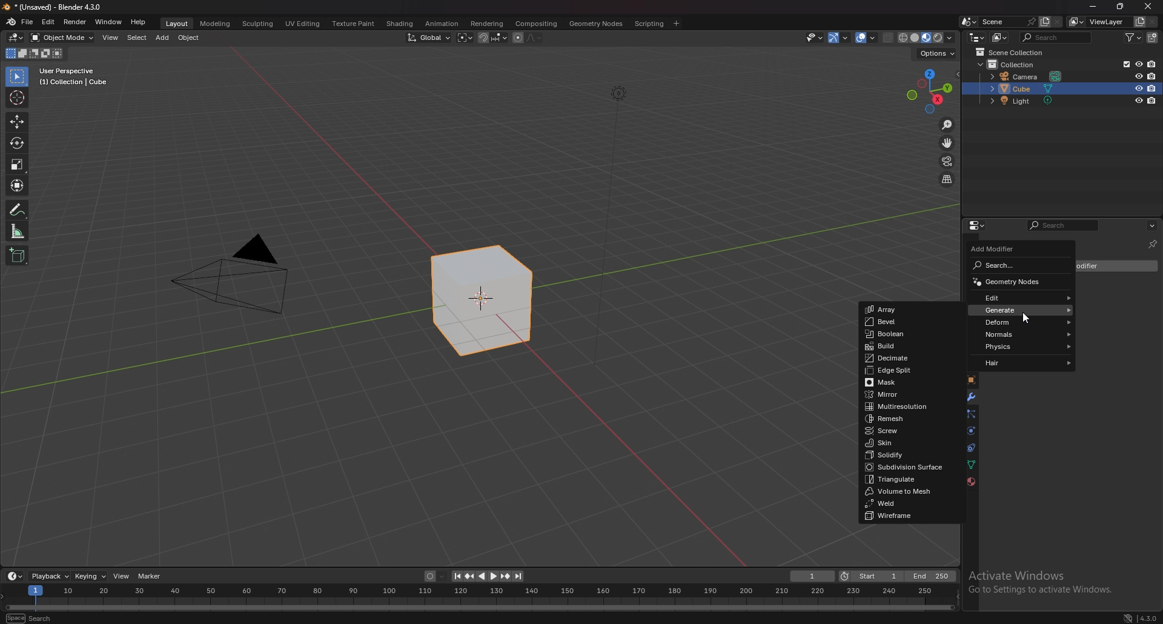  Describe the element at coordinates (469, 576) in the screenshot. I see `jump to keyframe` at that location.